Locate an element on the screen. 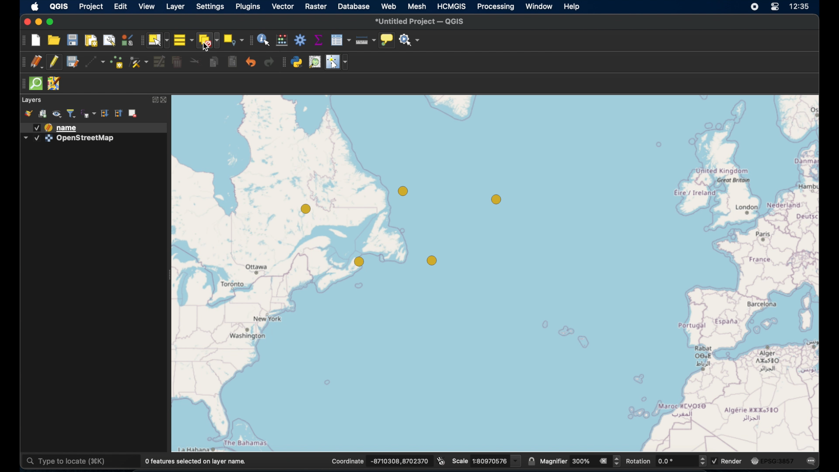 This screenshot has width=839, height=472. show map tips is located at coordinates (386, 40).